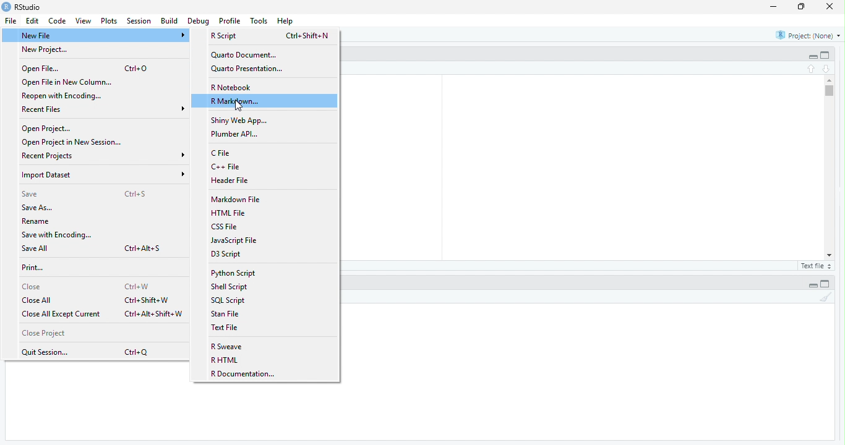  I want to click on Session, so click(140, 21).